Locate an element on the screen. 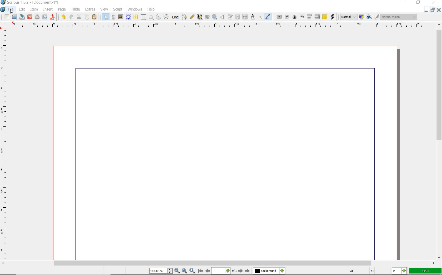 This screenshot has width=442, height=275. pdf push button is located at coordinates (279, 17).